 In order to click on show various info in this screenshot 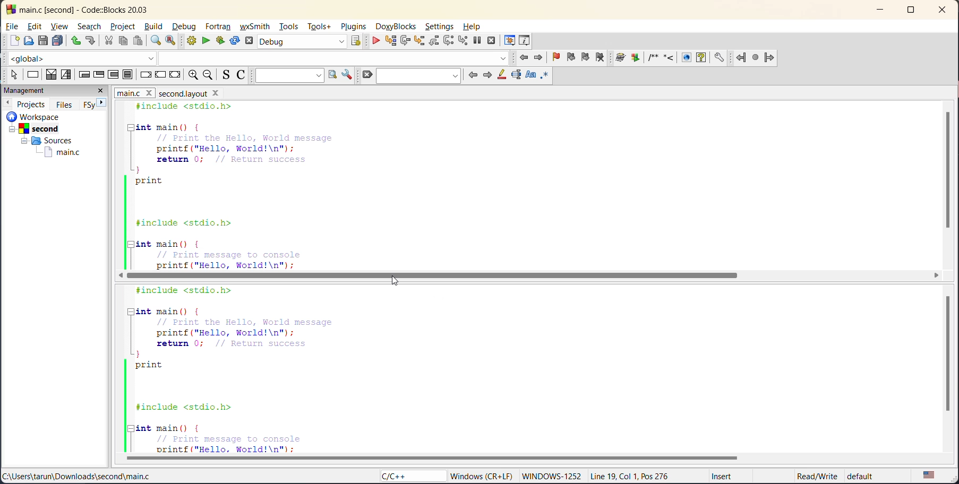, I will do `click(525, 40)`.